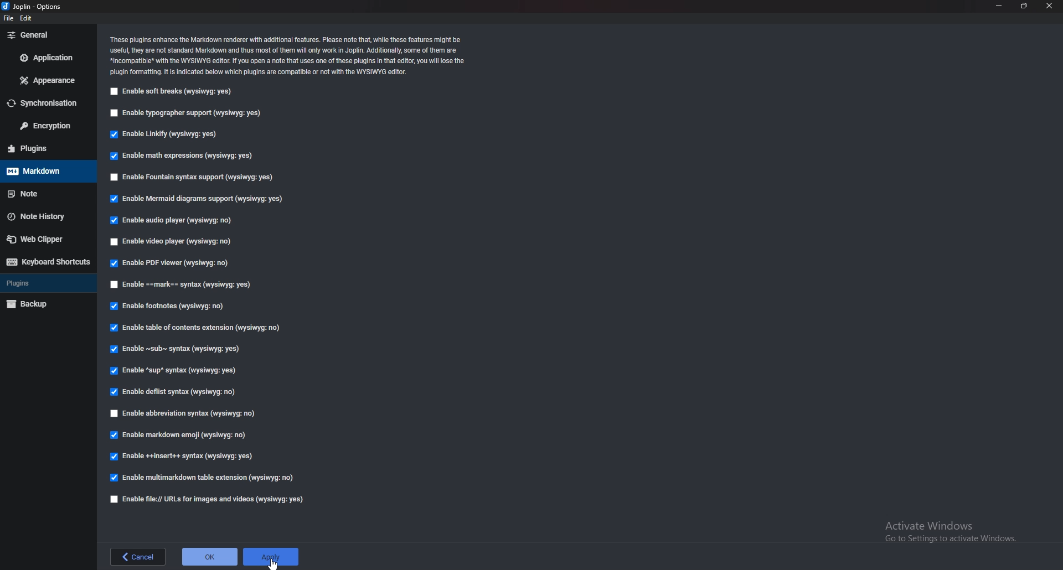 The image size is (1063, 570). I want to click on Enable sup syntax (wysiqyg:yes), so click(175, 372).